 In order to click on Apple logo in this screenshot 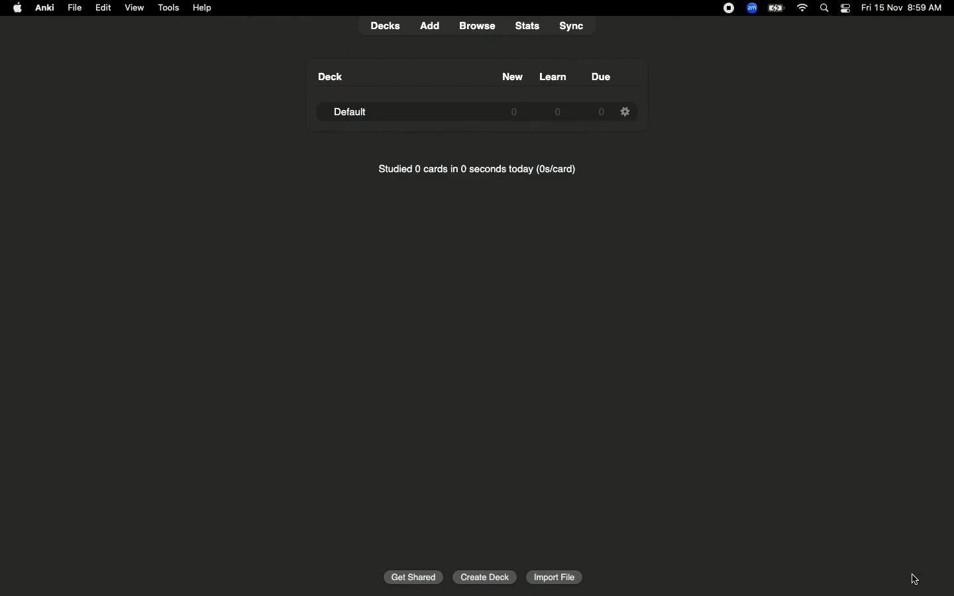, I will do `click(19, 8)`.